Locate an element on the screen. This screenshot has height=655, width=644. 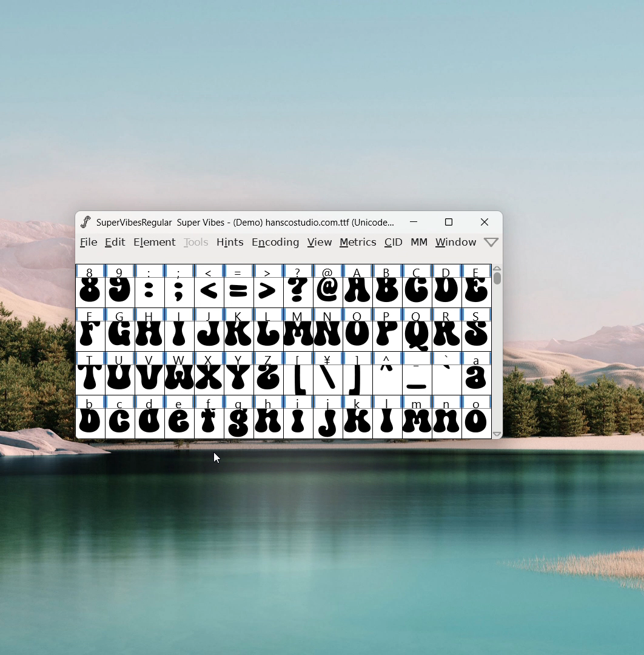
> is located at coordinates (269, 287).